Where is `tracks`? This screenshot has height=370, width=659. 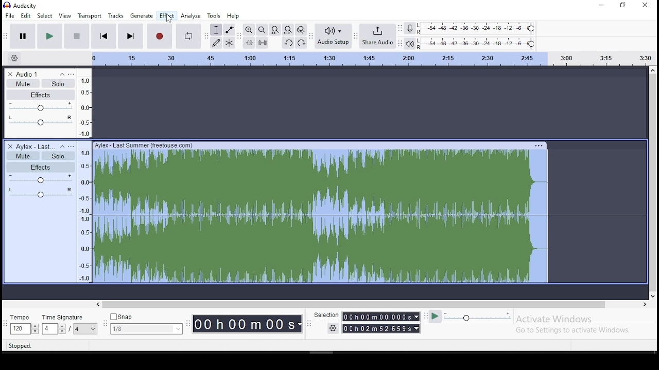
tracks is located at coordinates (116, 15).